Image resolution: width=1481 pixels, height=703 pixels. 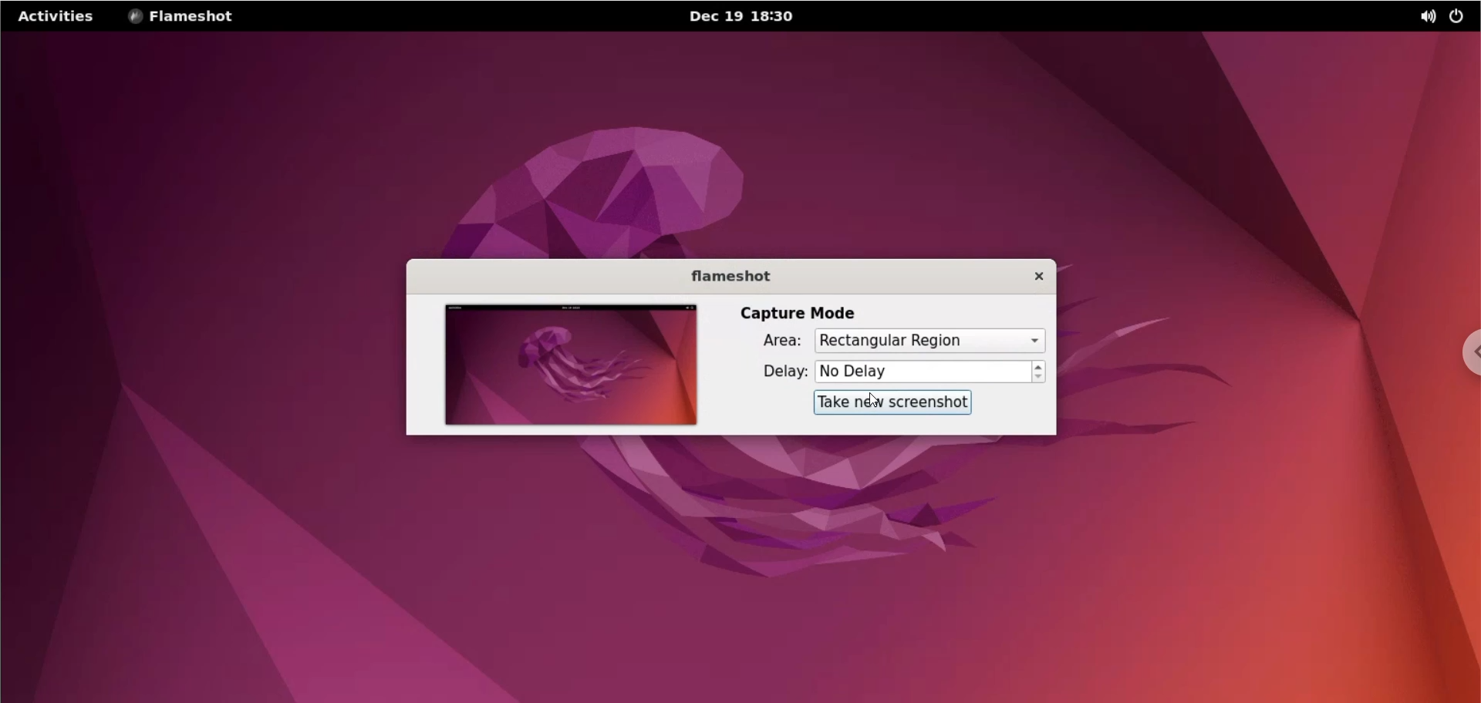 I want to click on chrome options, so click(x=1466, y=352).